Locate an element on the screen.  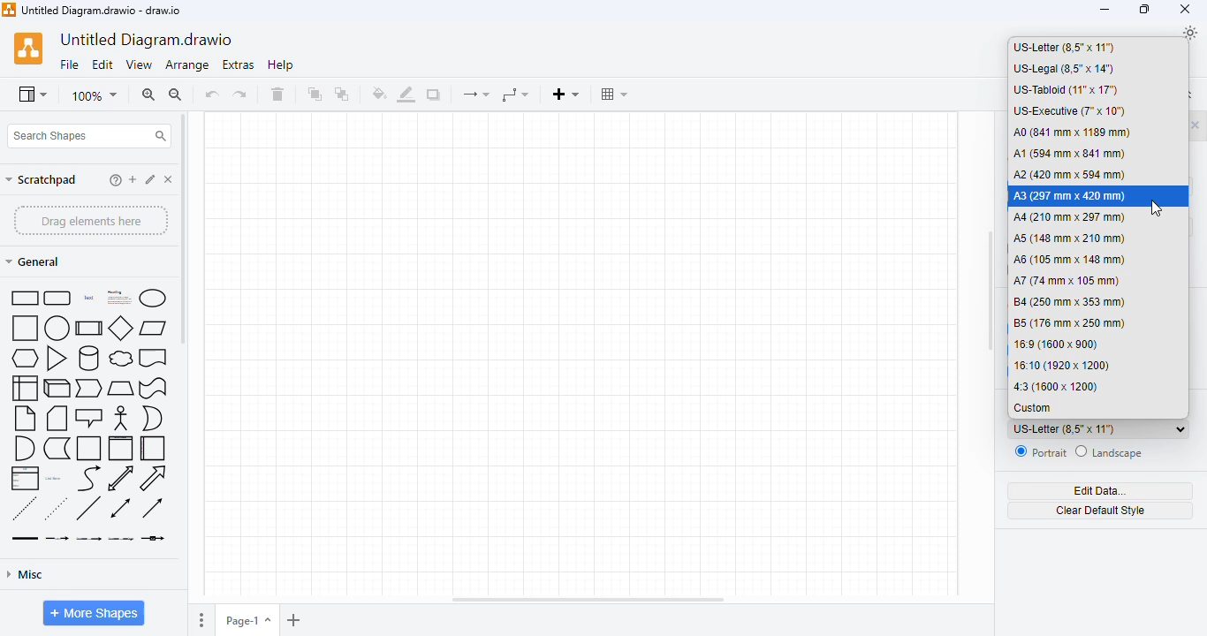
shadow is located at coordinates (433, 94).